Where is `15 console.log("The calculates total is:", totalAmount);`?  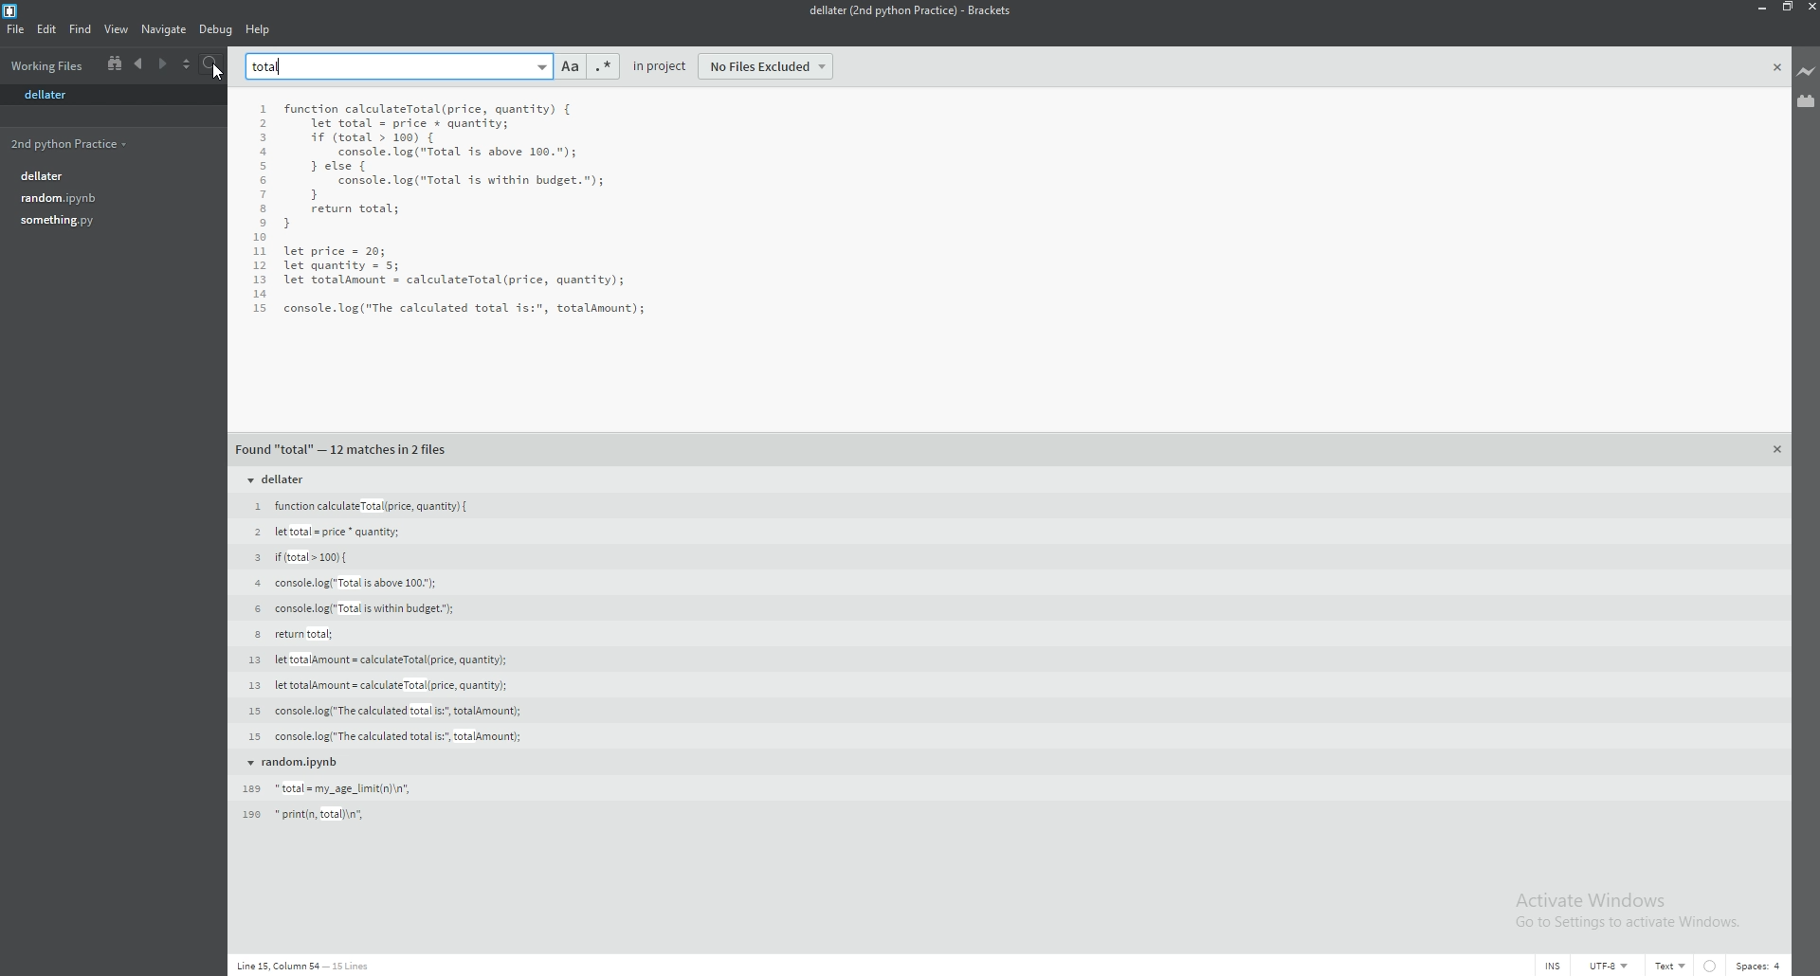 15 console.log("The calculates total is:", totalAmount); is located at coordinates (385, 736).